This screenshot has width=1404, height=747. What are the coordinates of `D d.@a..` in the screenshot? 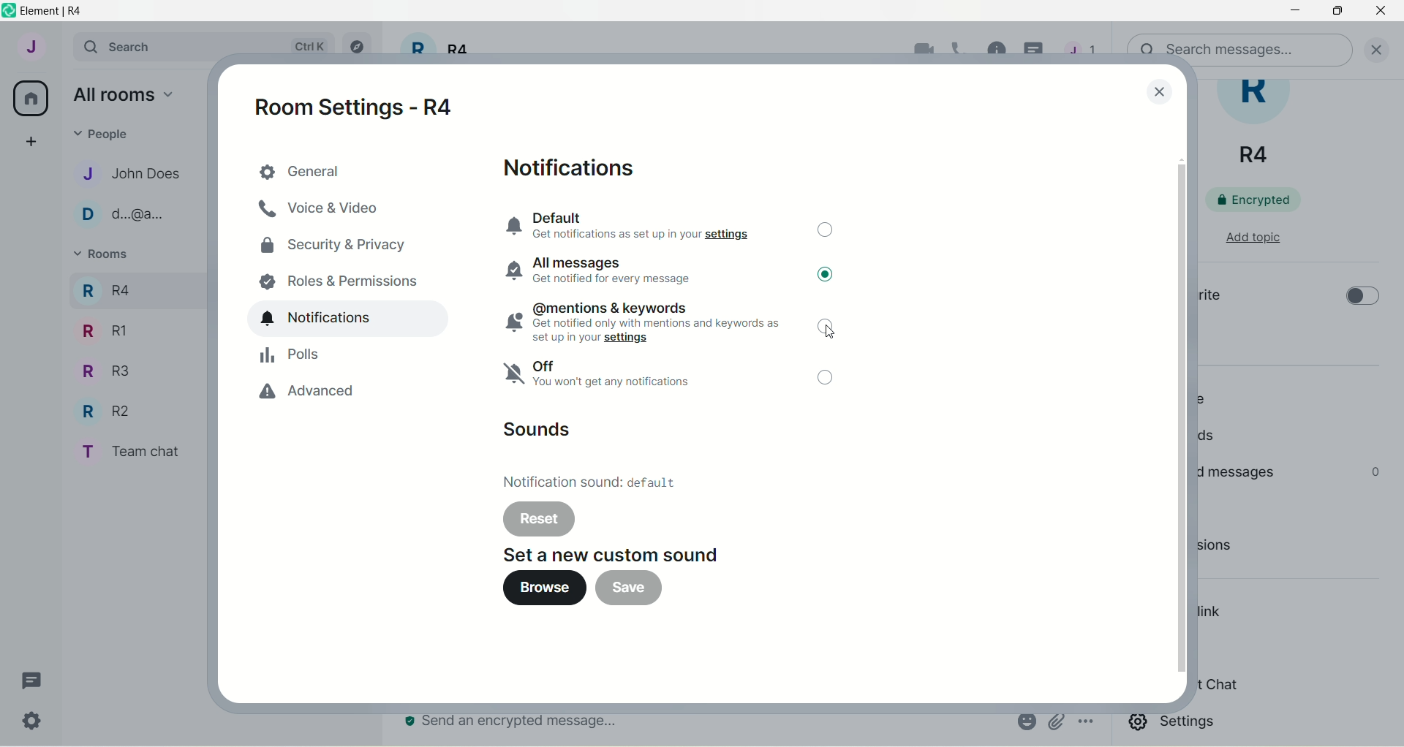 It's located at (118, 214).